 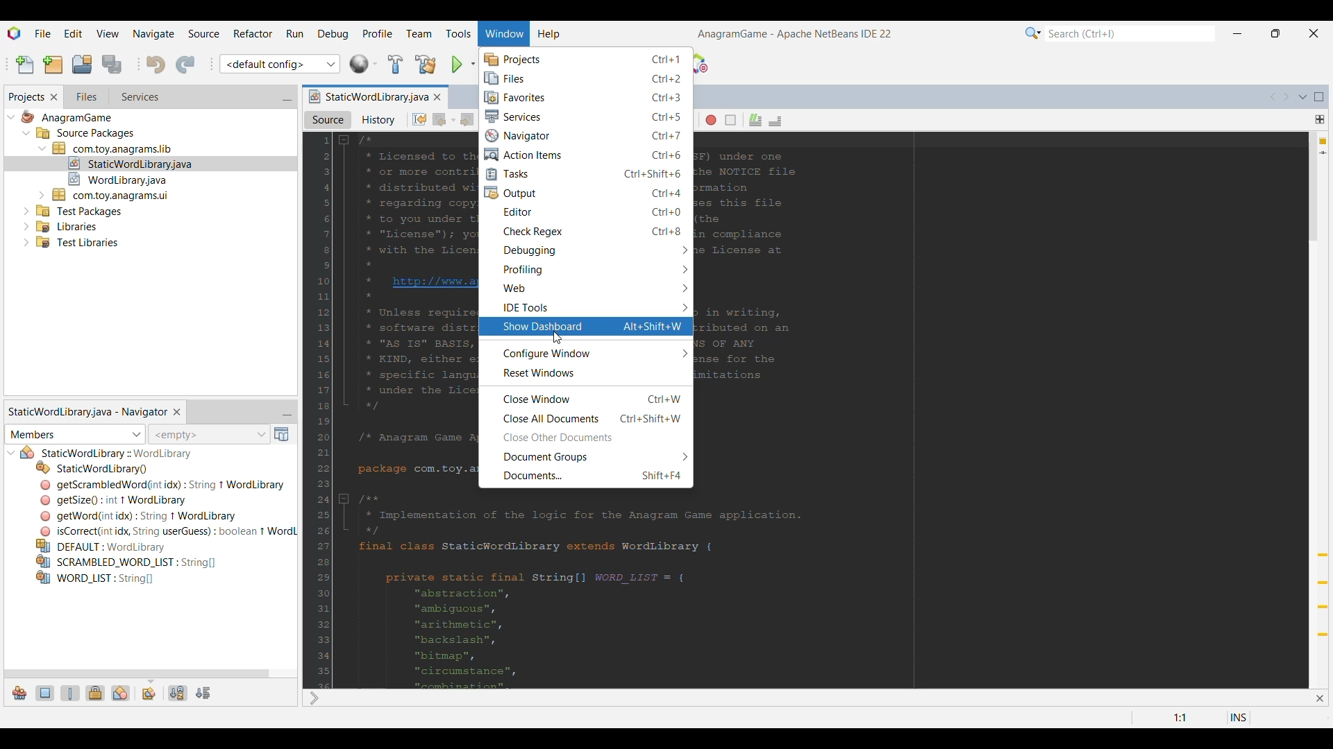 I want to click on Start macro recording, so click(x=711, y=120).